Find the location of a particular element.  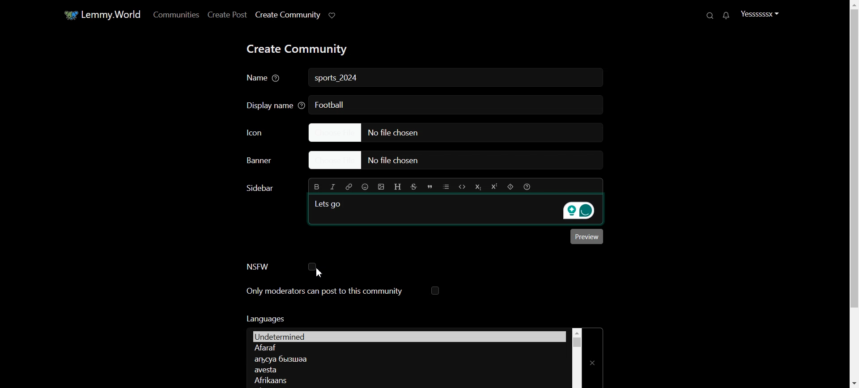

Create Community is located at coordinates (287, 15).